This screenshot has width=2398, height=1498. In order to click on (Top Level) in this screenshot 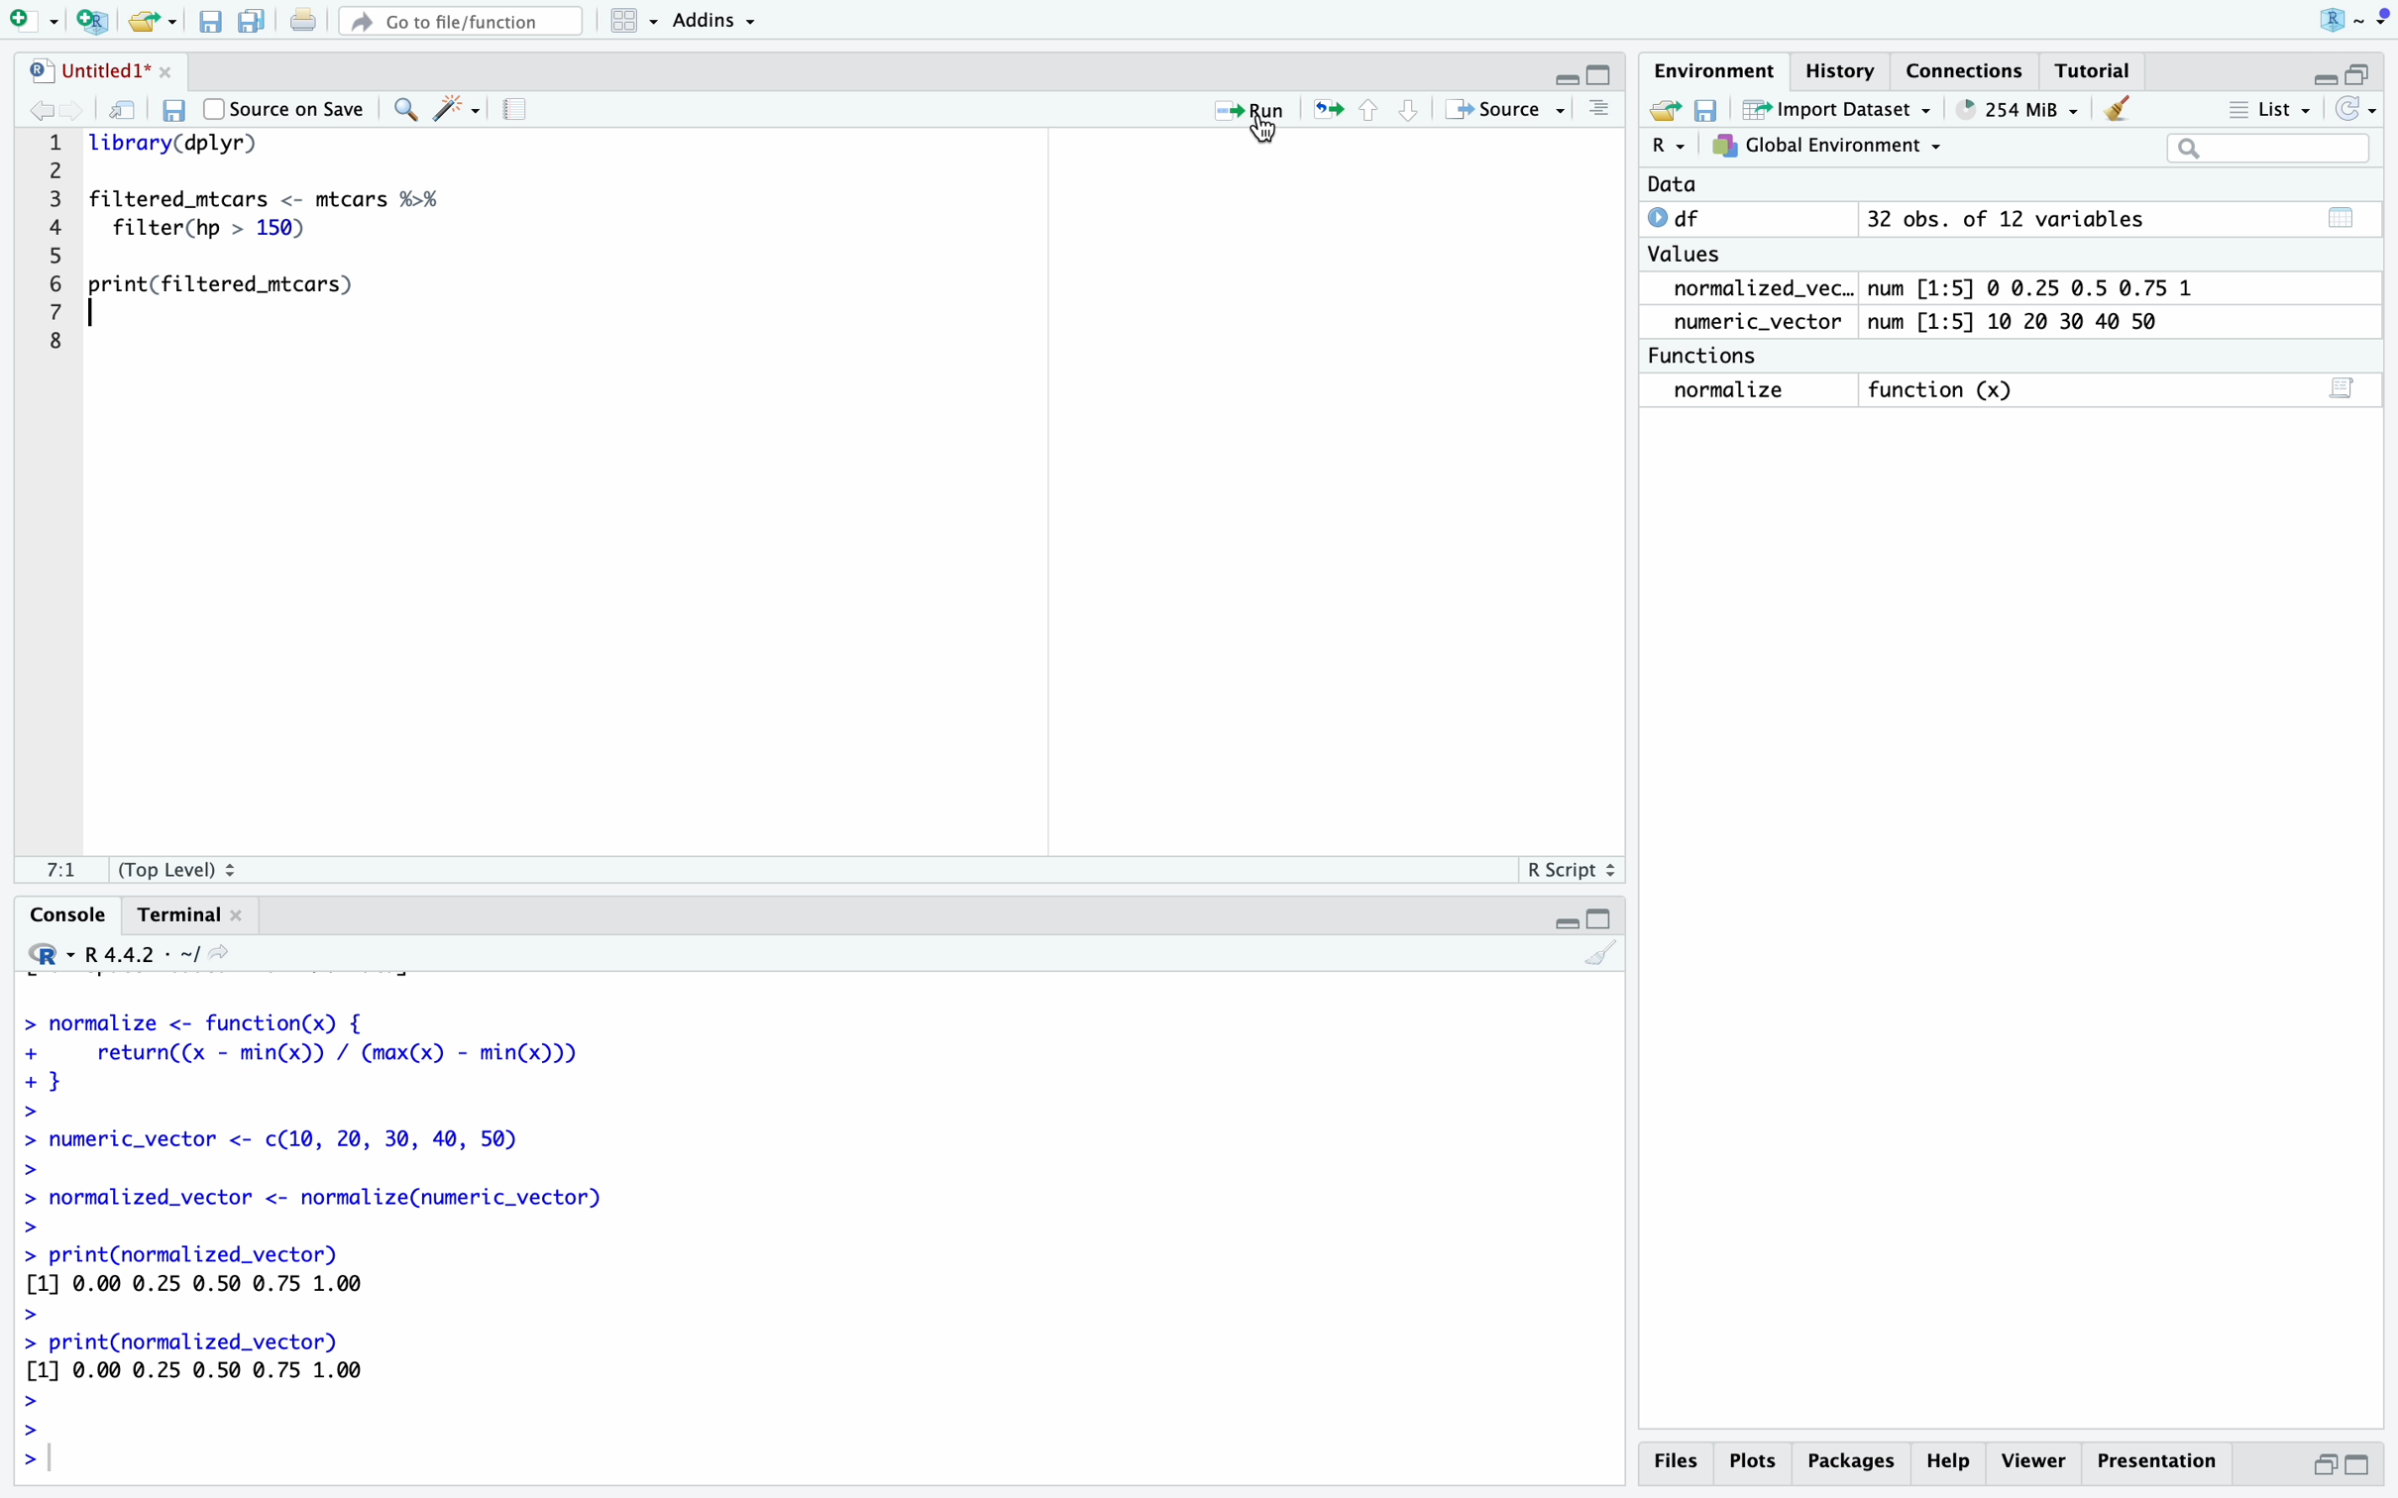, I will do `click(174, 874)`.